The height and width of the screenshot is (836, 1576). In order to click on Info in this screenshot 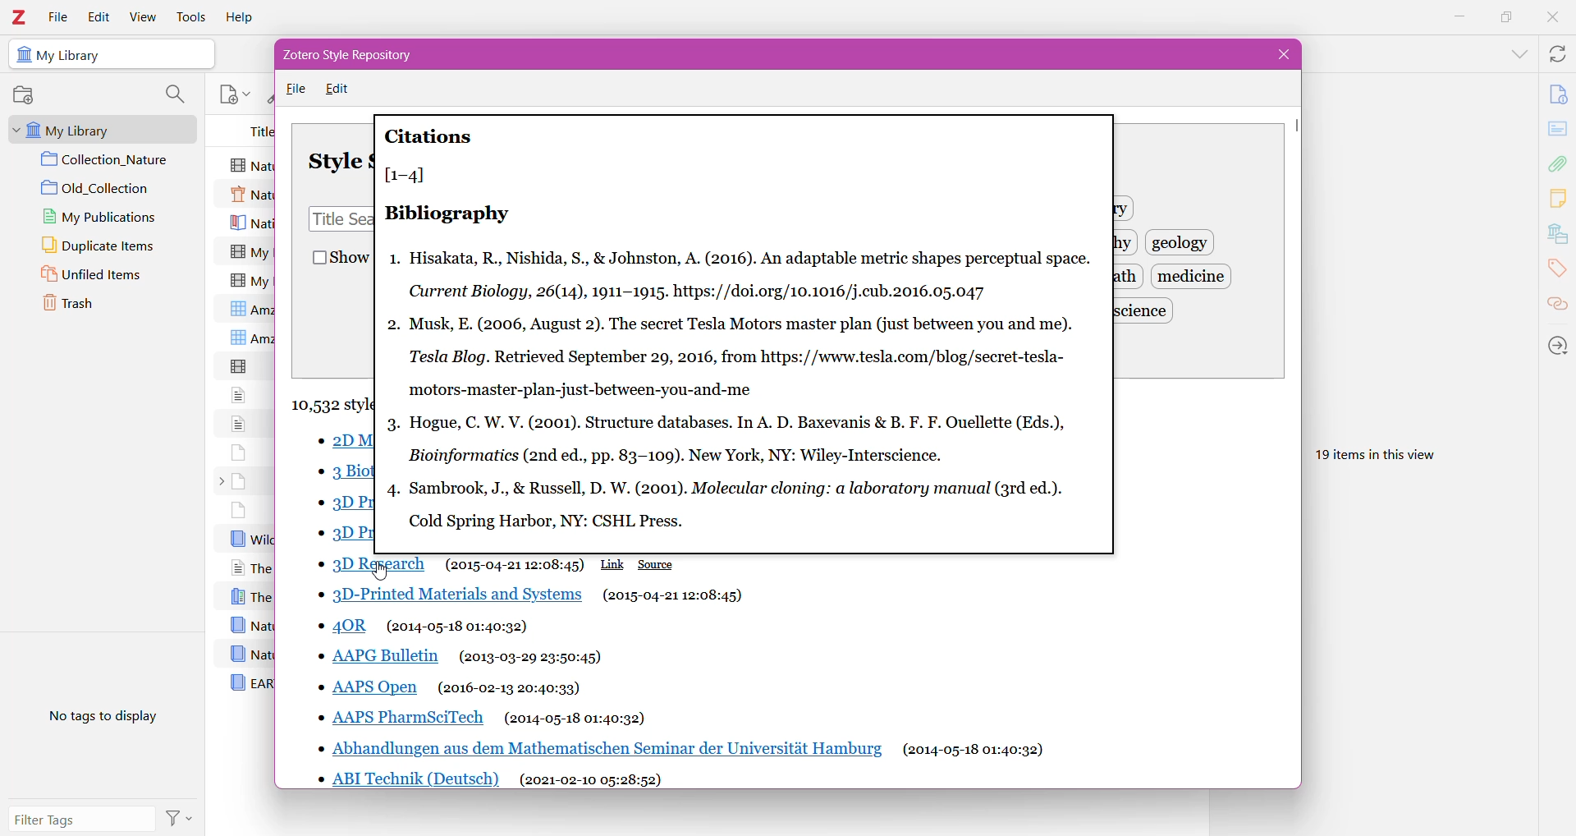, I will do `click(1558, 94)`.